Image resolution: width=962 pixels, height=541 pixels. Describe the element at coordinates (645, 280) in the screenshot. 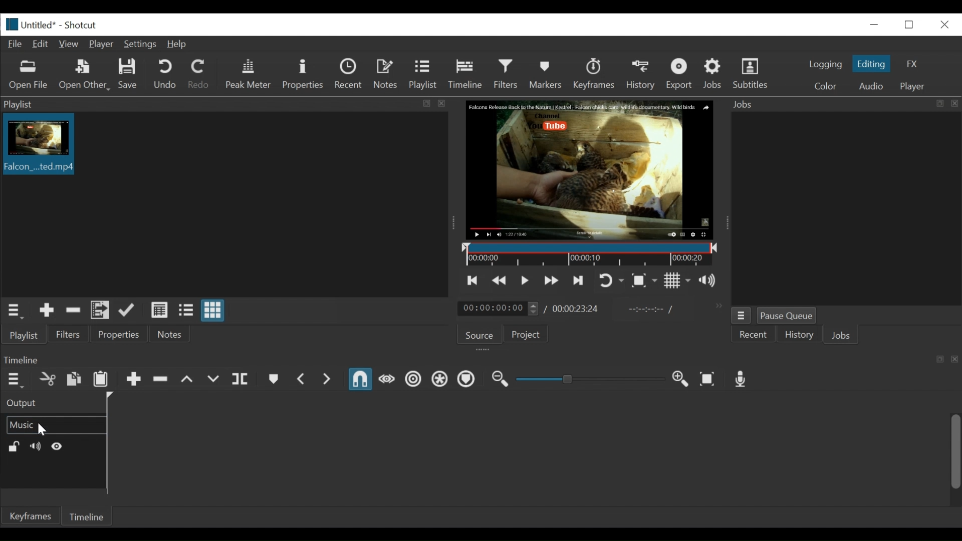

I see `Toggle Zoom` at that location.